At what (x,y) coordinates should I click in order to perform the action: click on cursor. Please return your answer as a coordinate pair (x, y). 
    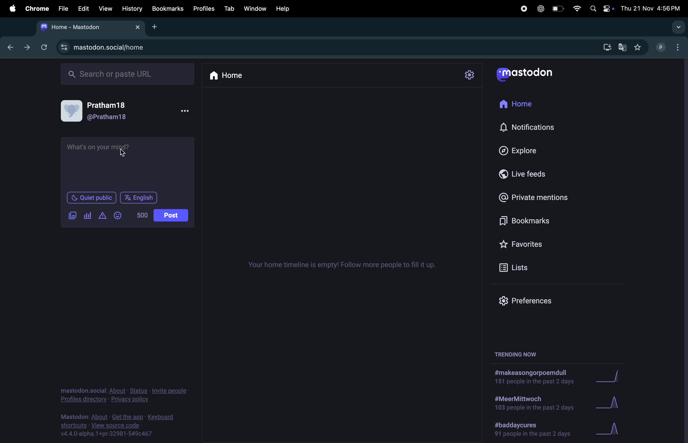
    Looking at the image, I should click on (123, 154).